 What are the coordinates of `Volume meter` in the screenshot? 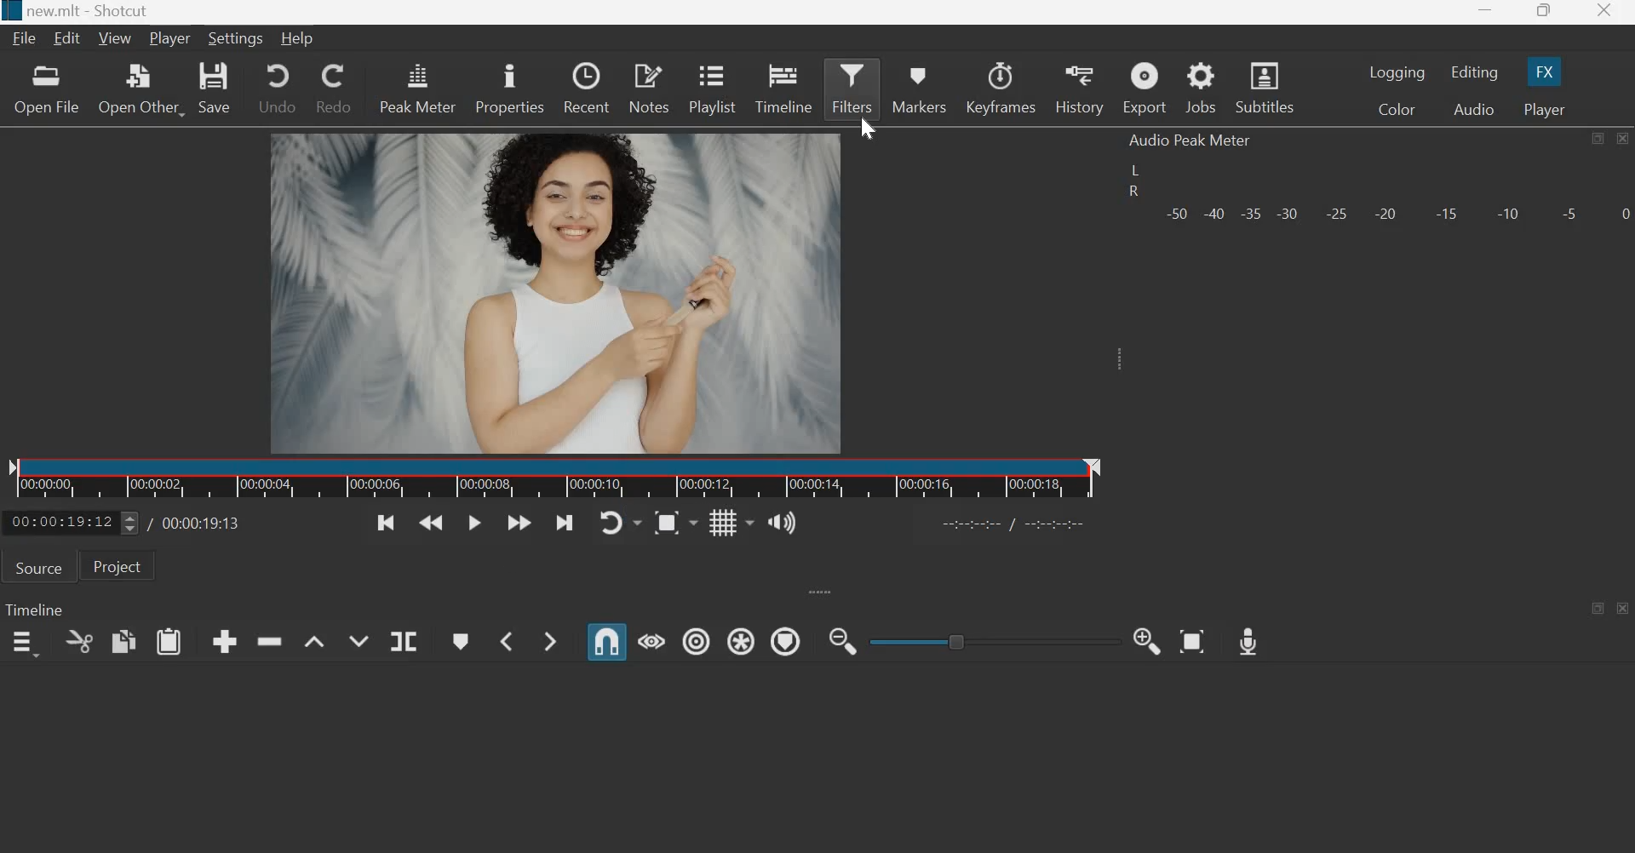 It's located at (1396, 211).